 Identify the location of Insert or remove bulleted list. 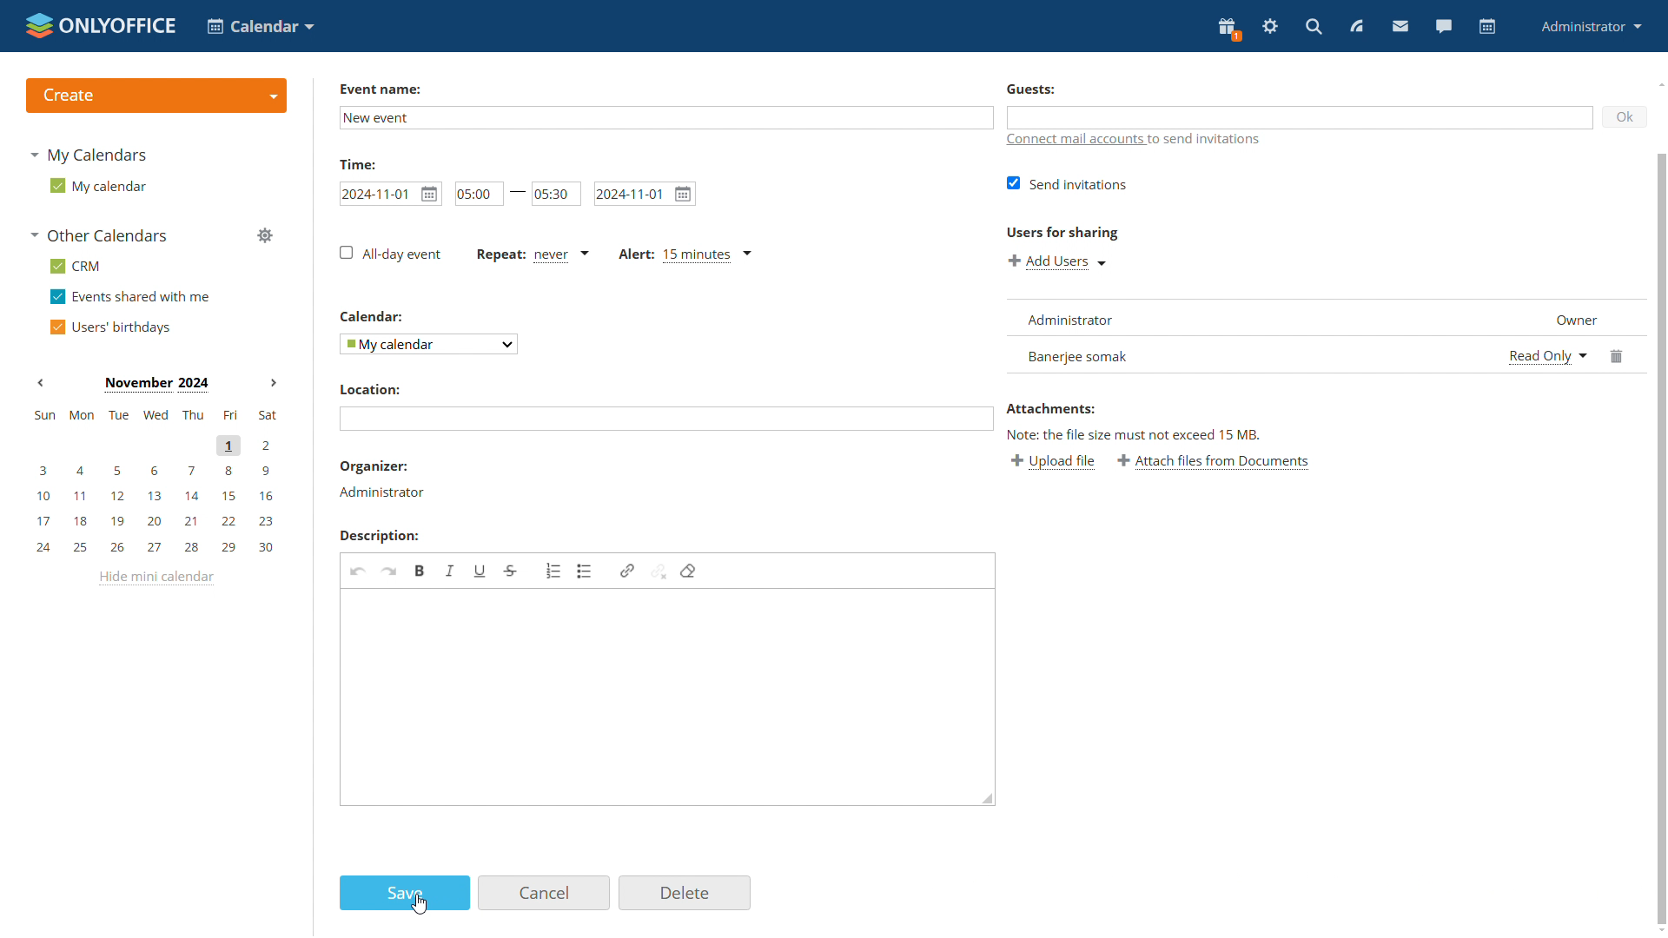
(586, 572).